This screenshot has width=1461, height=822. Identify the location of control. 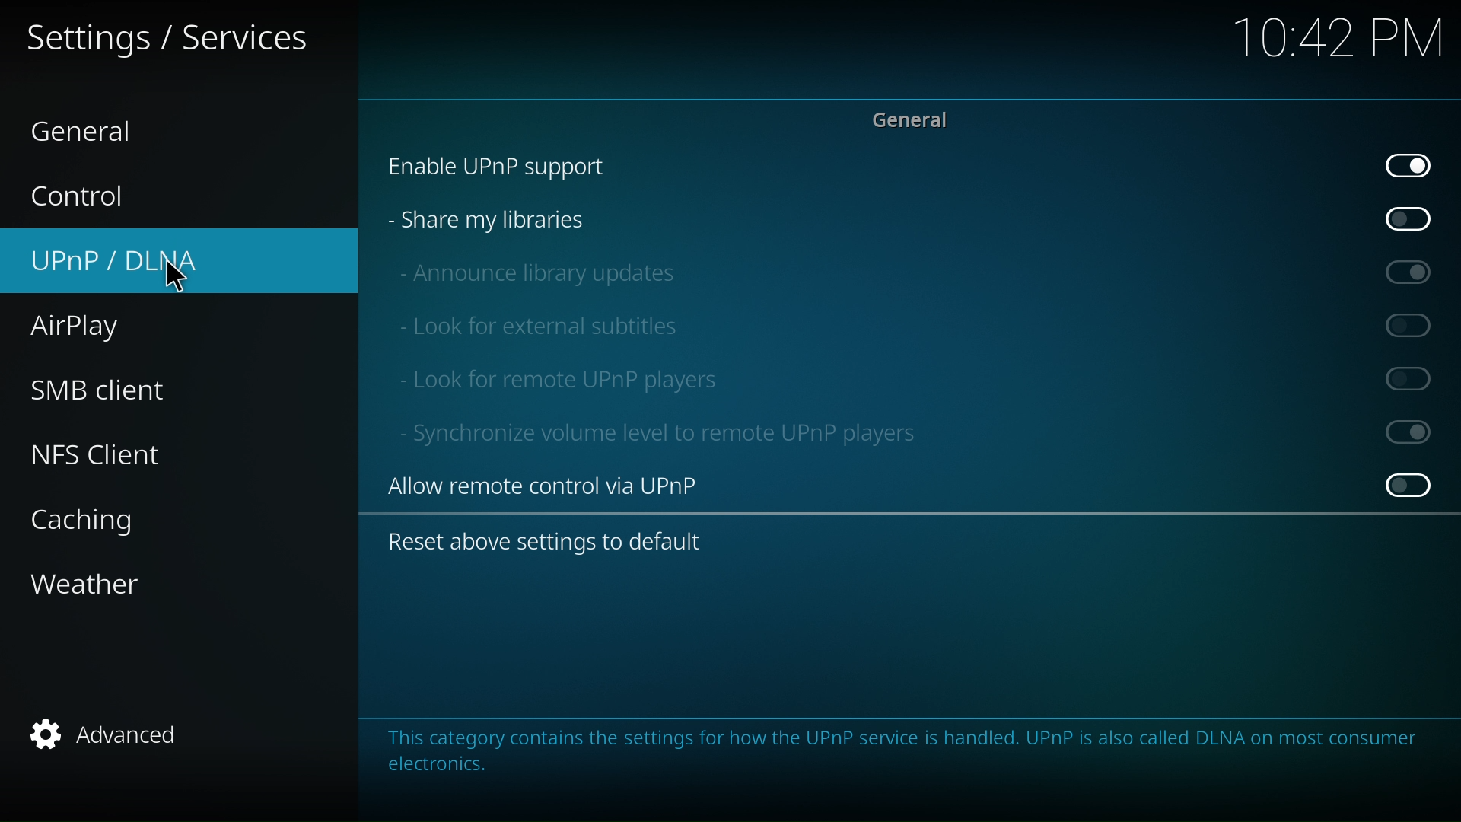
(90, 198).